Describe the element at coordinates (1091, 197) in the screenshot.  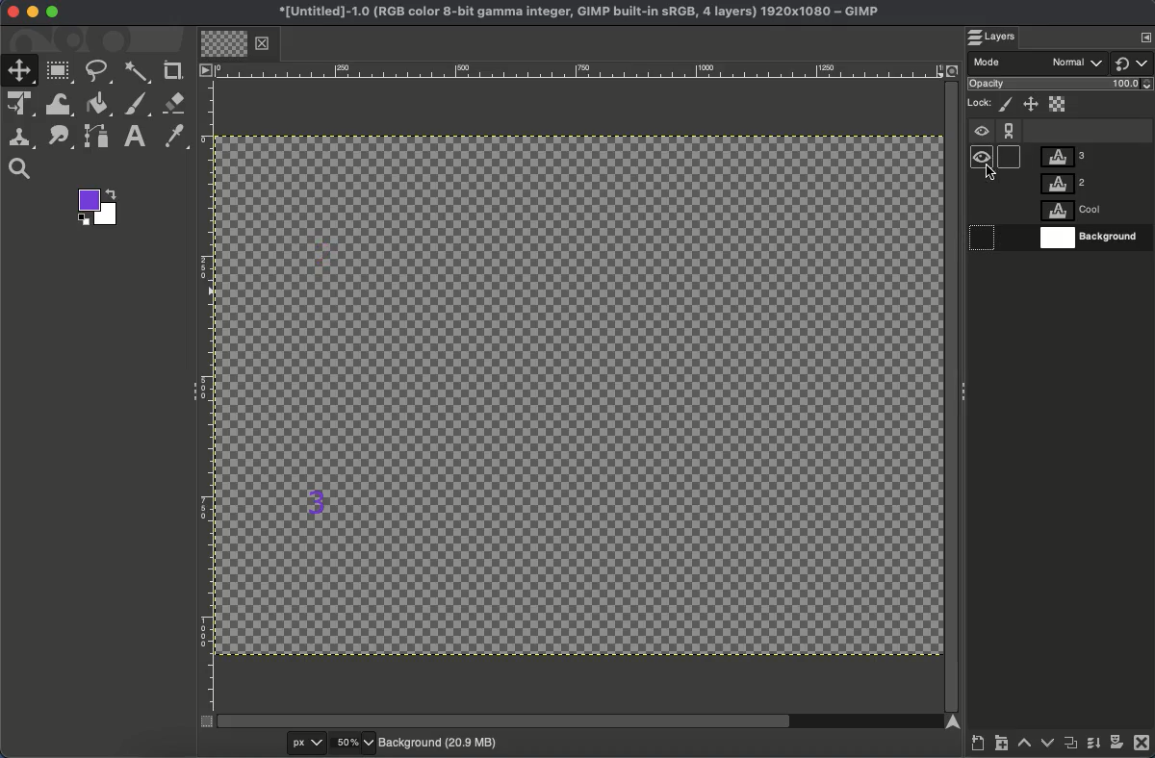
I see `Layers` at that location.